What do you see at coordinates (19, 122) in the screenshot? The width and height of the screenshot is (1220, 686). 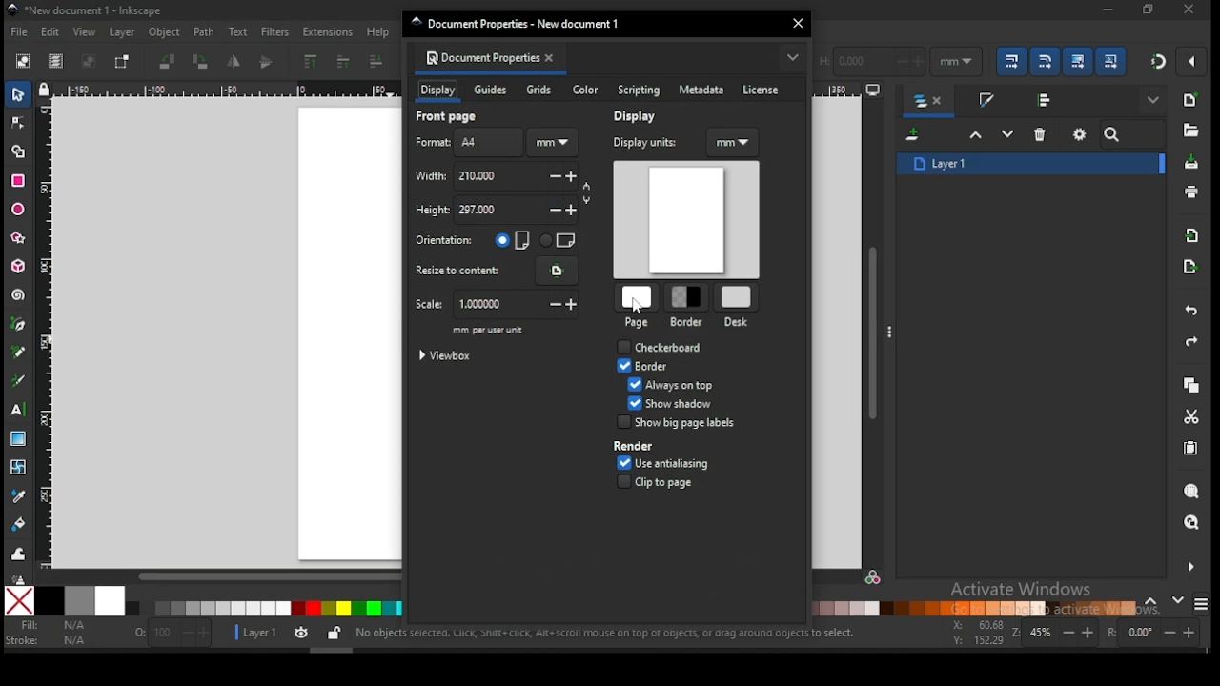 I see `node tool` at bounding box center [19, 122].